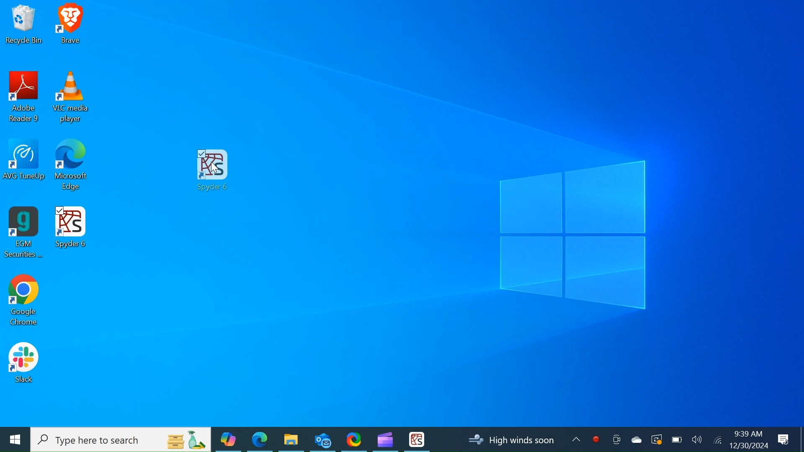 This screenshot has height=452, width=804. What do you see at coordinates (26, 167) in the screenshot?
I see `AVG TuneUp Desktop Icon` at bounding box center [26, 167].